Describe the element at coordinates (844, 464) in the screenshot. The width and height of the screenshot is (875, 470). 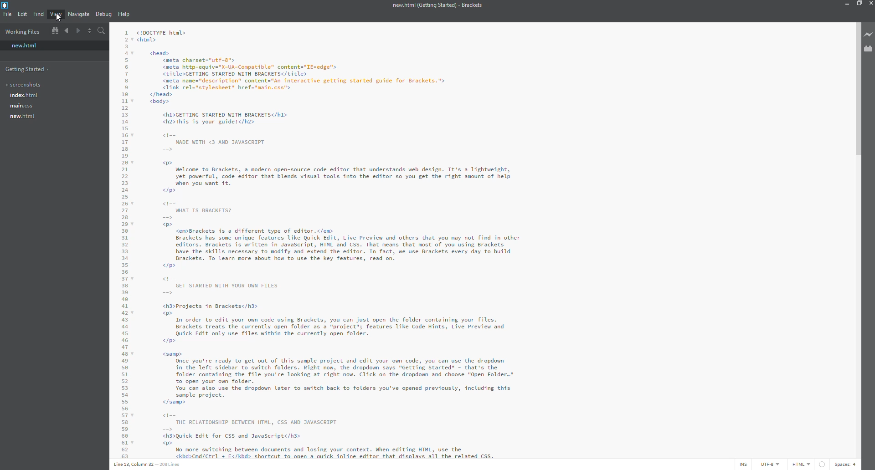
I see `spaces` at that location.